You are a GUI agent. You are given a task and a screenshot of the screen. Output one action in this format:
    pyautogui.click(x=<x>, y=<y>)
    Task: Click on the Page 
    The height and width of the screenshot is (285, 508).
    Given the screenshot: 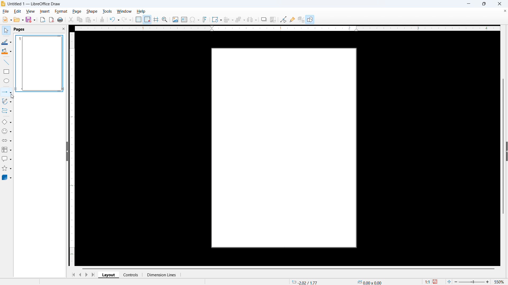 What is the action you would take?
    pyautogui.click(x=76, y=11)
    